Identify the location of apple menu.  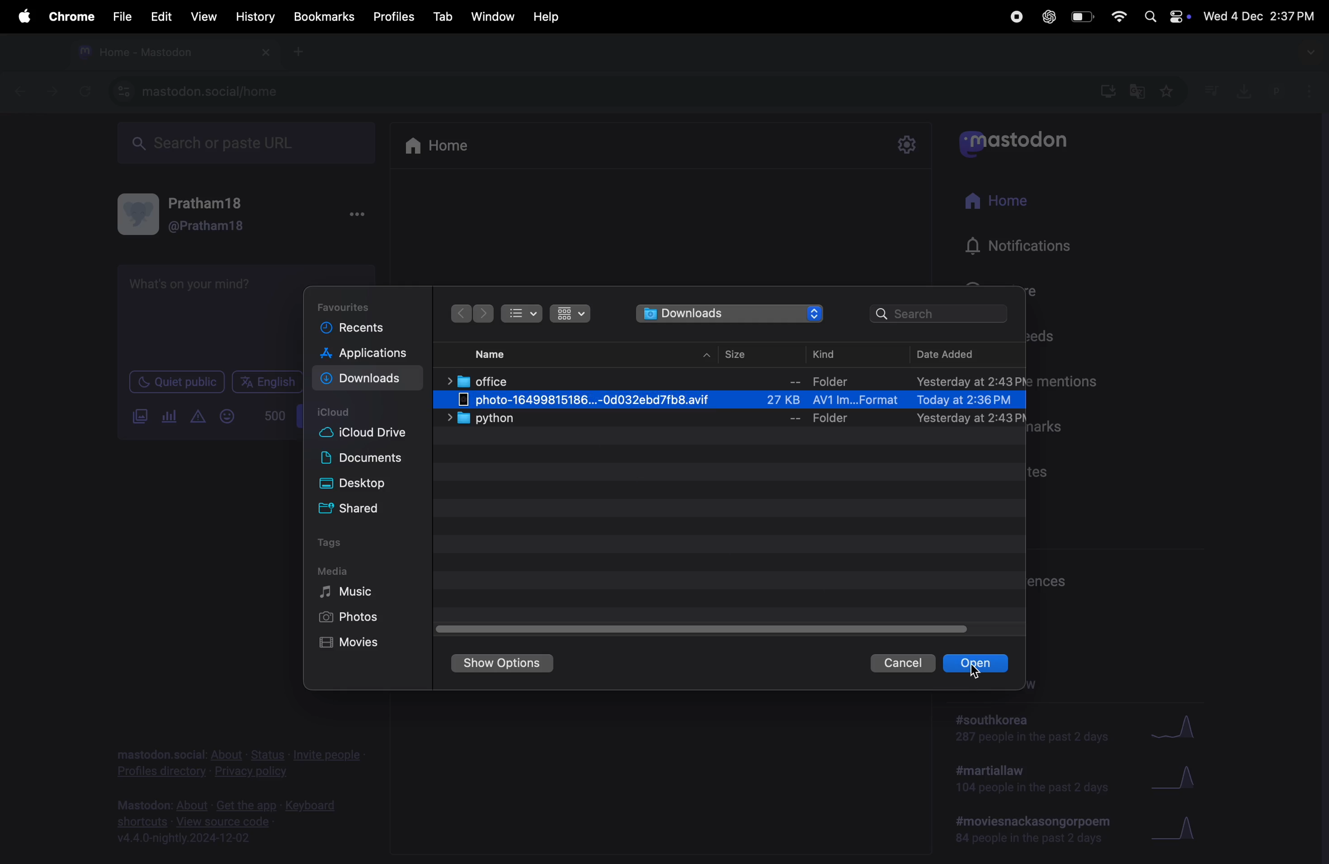
(20, 16).